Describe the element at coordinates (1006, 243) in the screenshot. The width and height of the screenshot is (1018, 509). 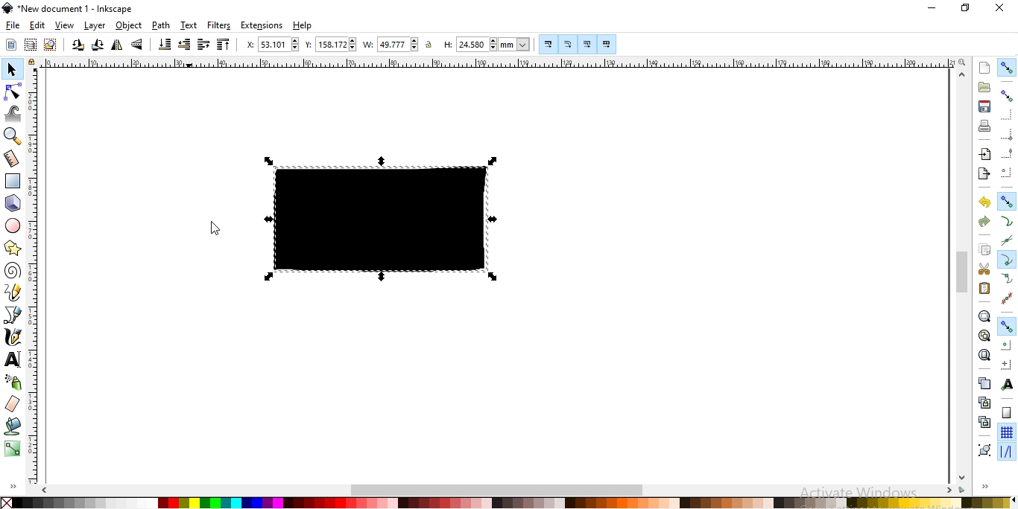
I see `snap to path intersection` at that location.